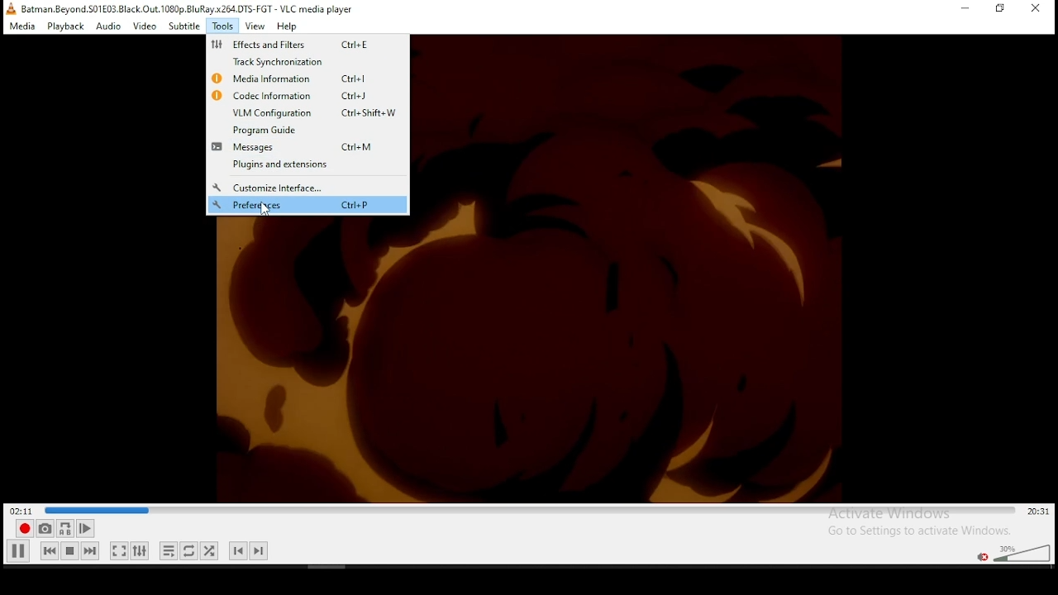 Image resolution: width=1058 pixels, height=595 pixels. Describe the element at coordinates (1023, 551) in the screenshot. I see `volume` at that location.